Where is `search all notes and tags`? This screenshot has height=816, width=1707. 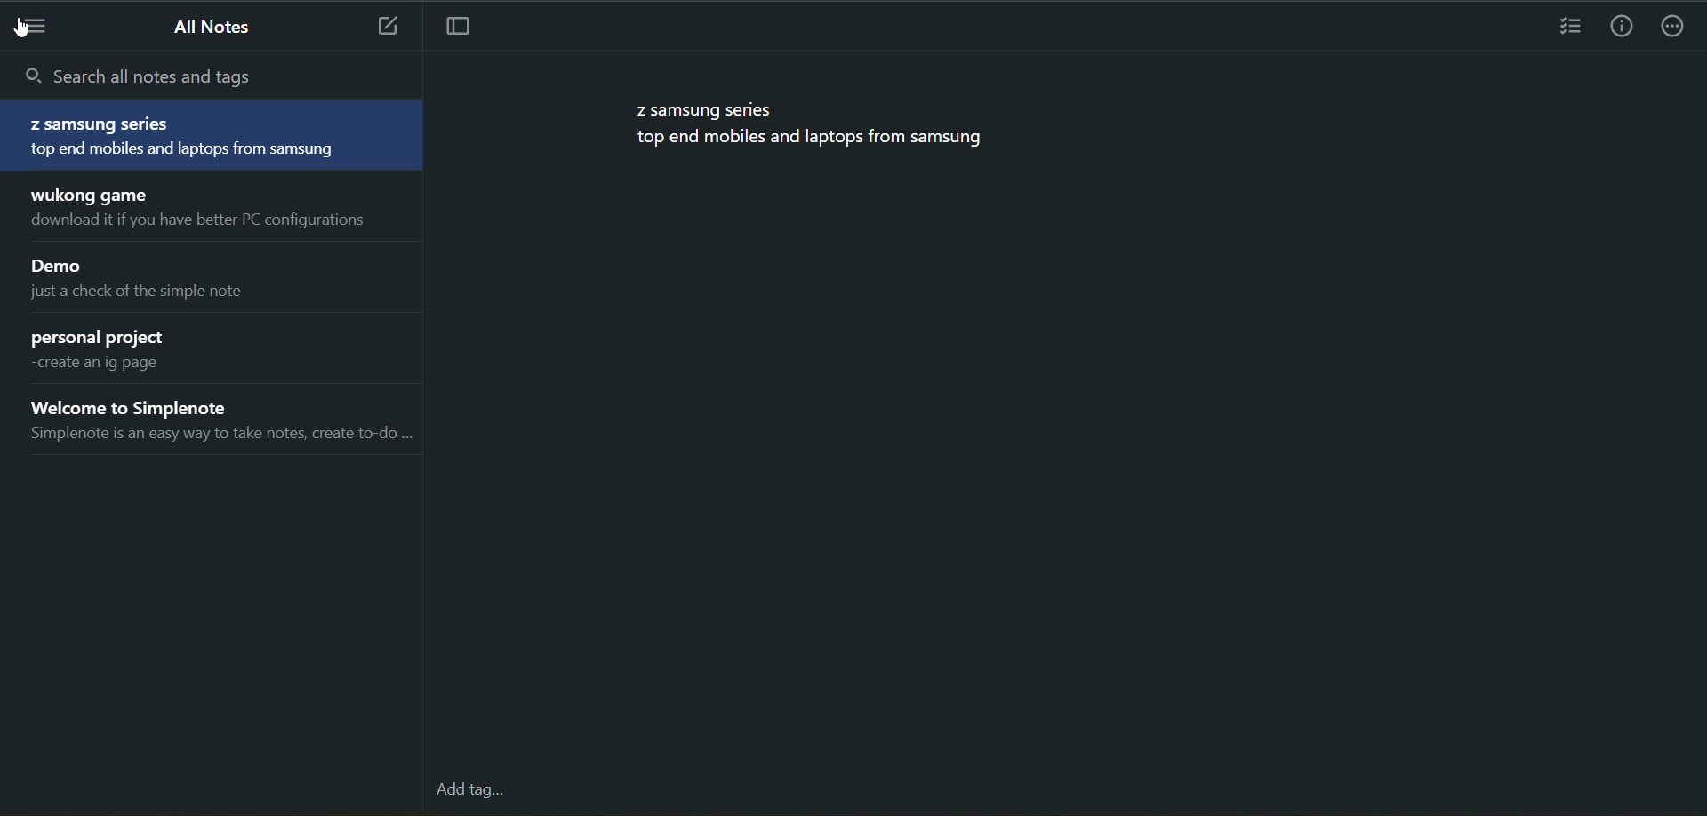 search all notes and tags is located at coordinates (212, 77).